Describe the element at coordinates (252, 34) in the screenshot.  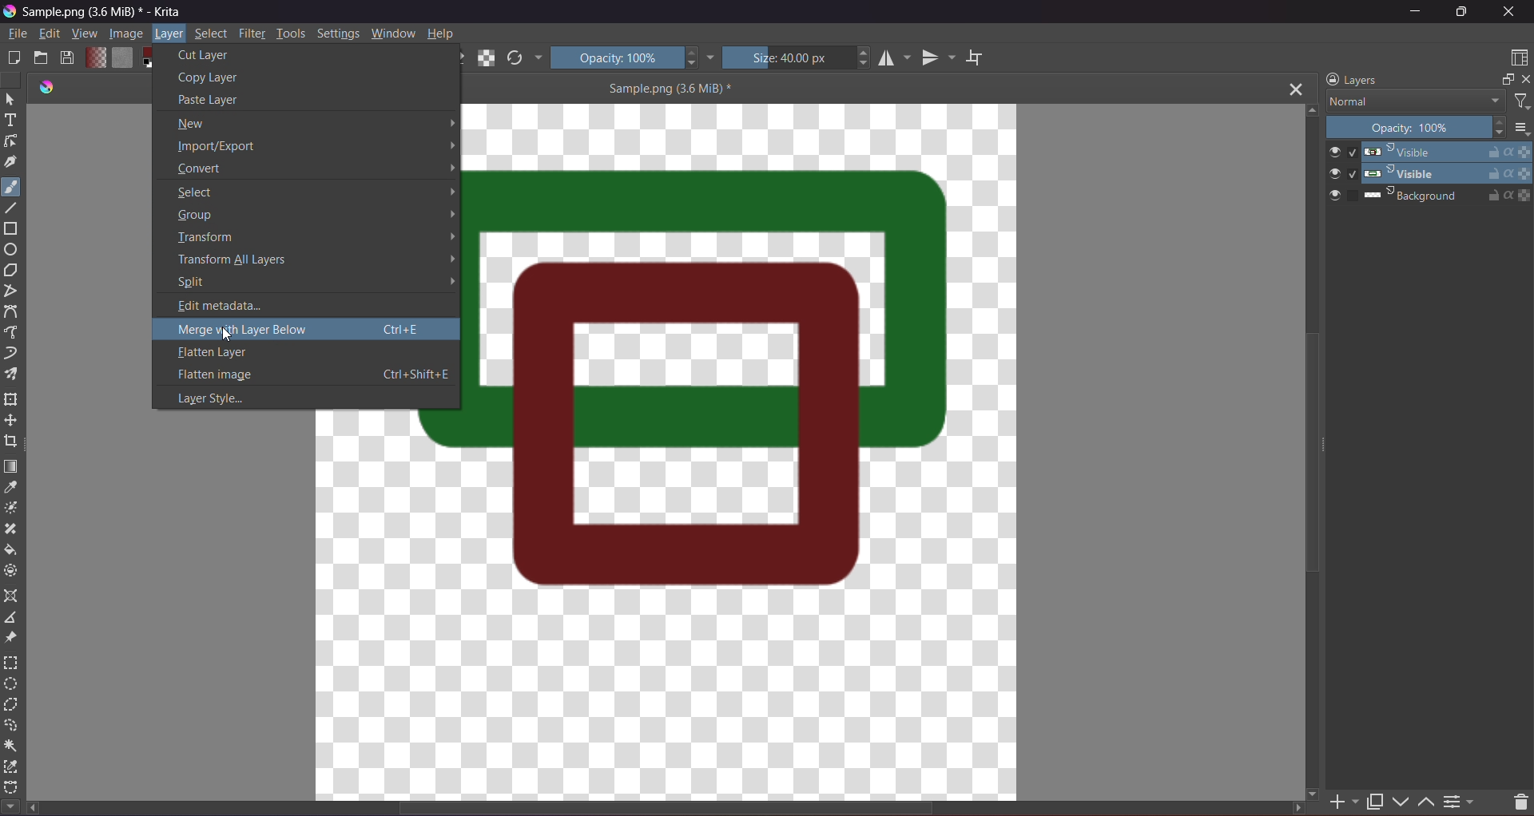
I see `Filter` at that location.